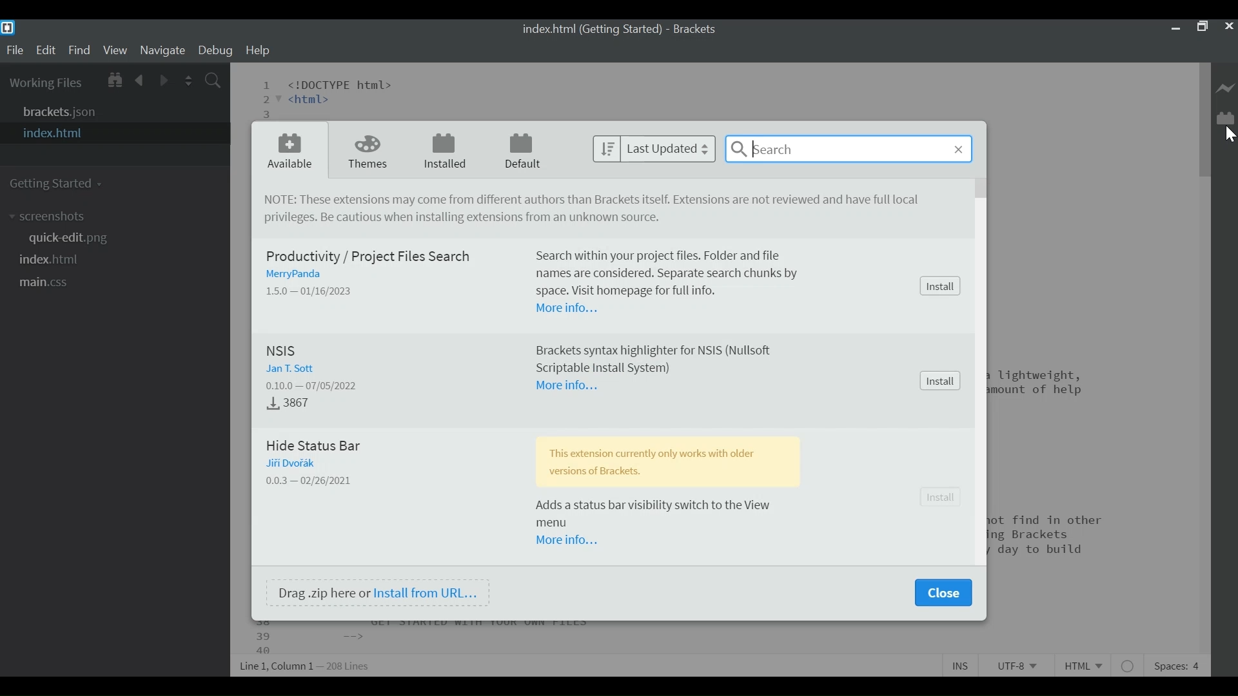 The height and width of the screenshot is (696, 1238). I want to click on Find, so click(79, 51).